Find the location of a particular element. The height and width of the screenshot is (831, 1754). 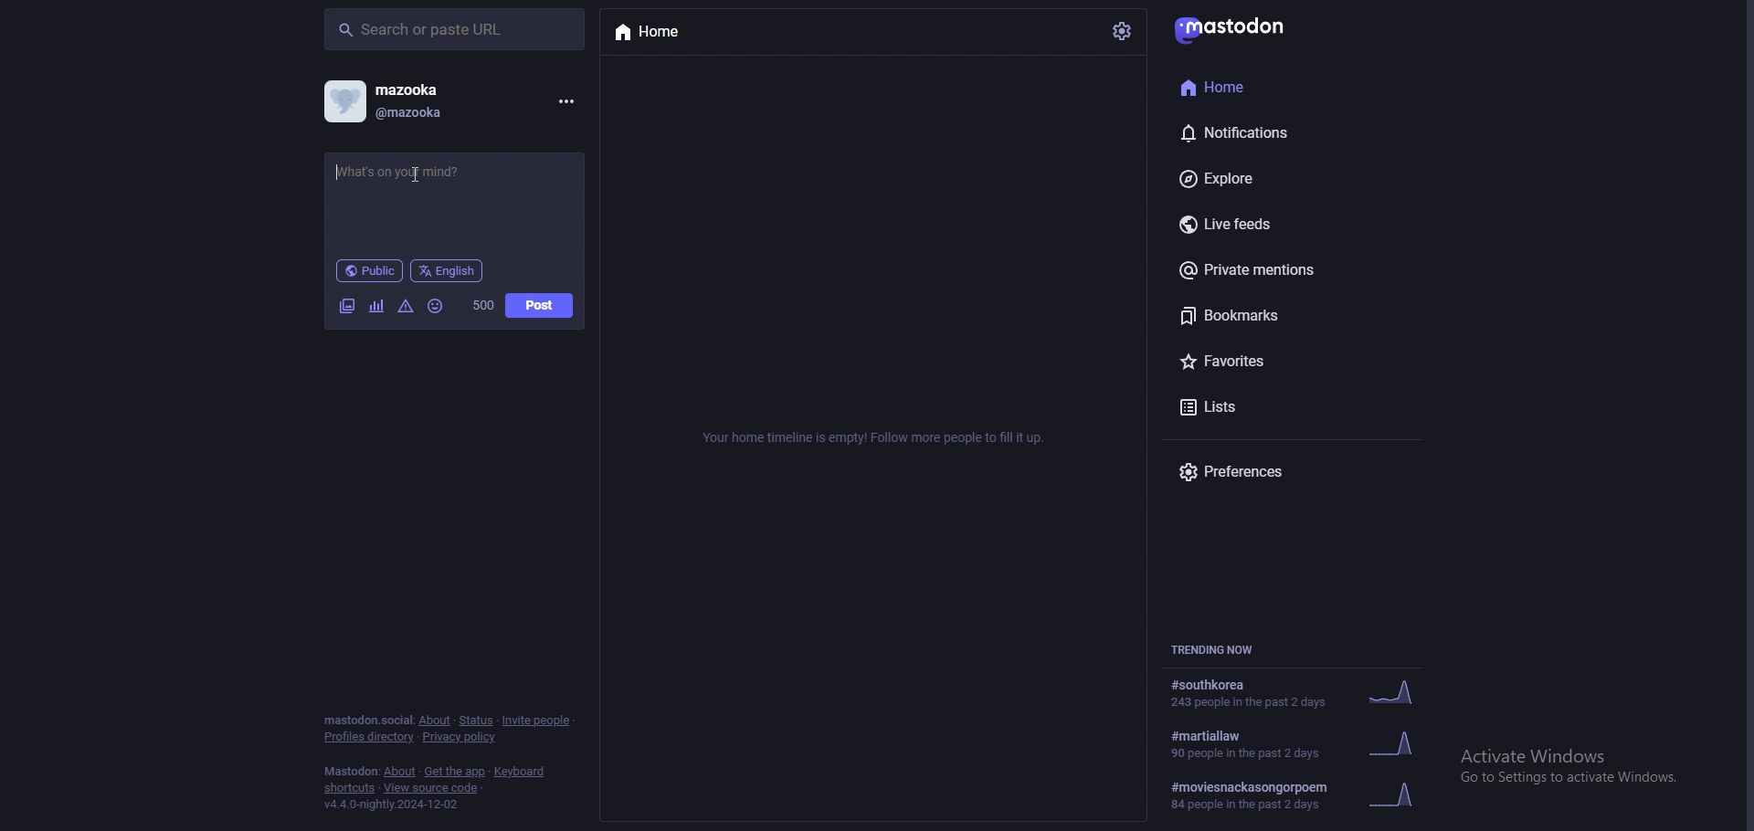

get the app is located at coordinates (455, 771).